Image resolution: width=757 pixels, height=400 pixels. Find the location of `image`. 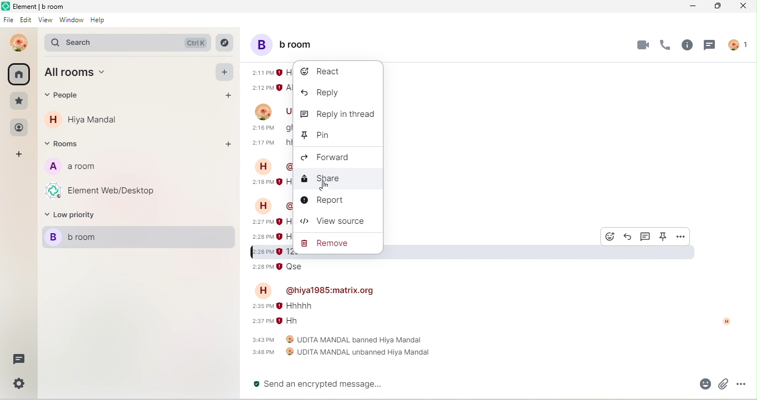

image is located at coordinates (261, 111).